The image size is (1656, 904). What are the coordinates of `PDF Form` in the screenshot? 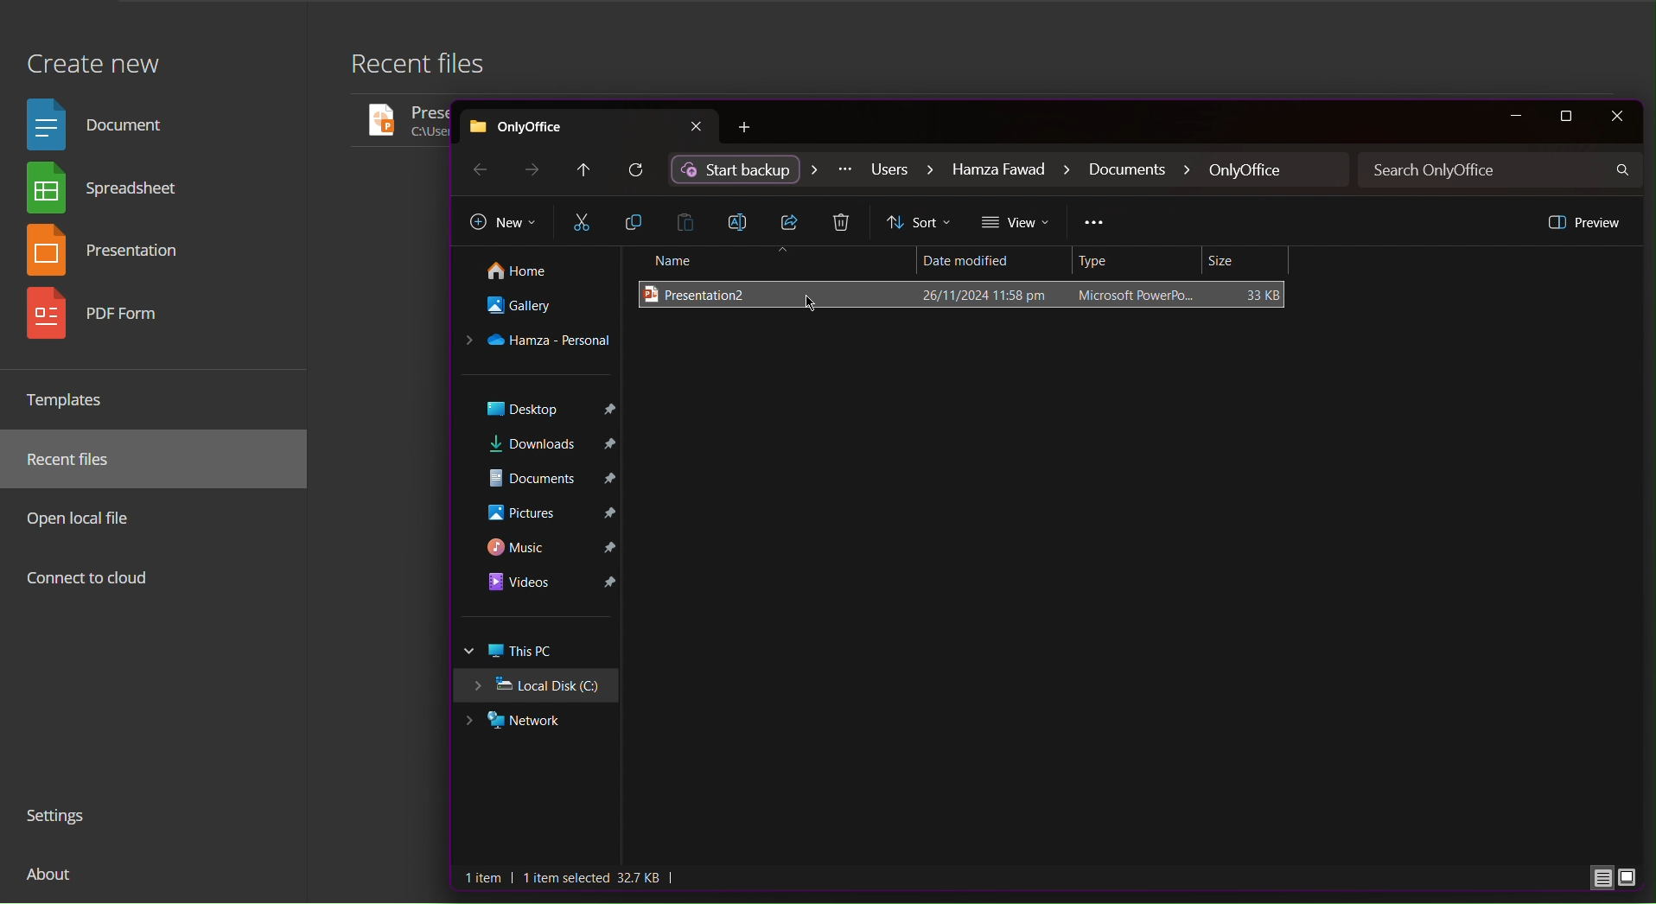 It's located at (110, 320).